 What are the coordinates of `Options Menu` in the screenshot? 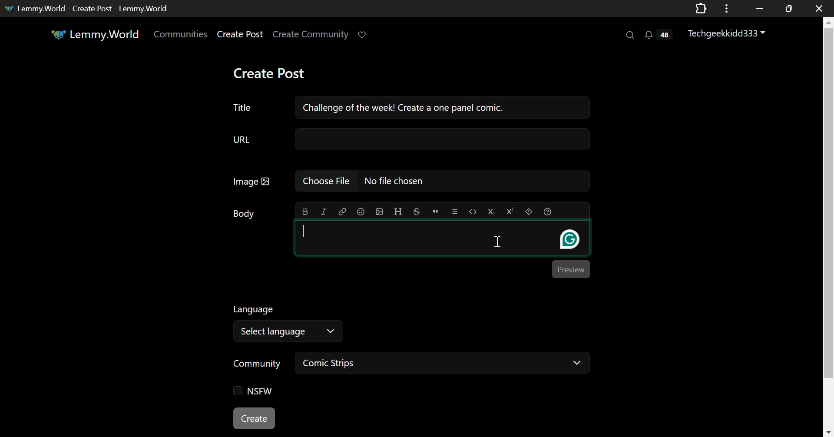 It's located at (725, 8).